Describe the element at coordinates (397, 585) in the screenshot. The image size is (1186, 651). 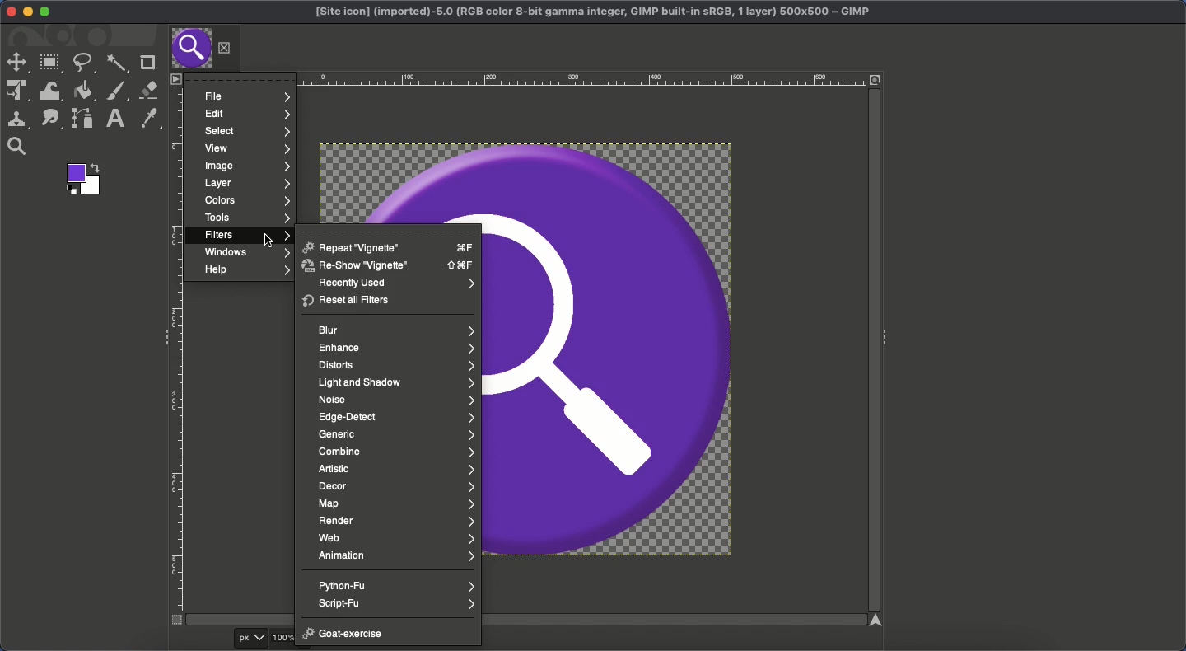
I see `Python-fu` at that location.